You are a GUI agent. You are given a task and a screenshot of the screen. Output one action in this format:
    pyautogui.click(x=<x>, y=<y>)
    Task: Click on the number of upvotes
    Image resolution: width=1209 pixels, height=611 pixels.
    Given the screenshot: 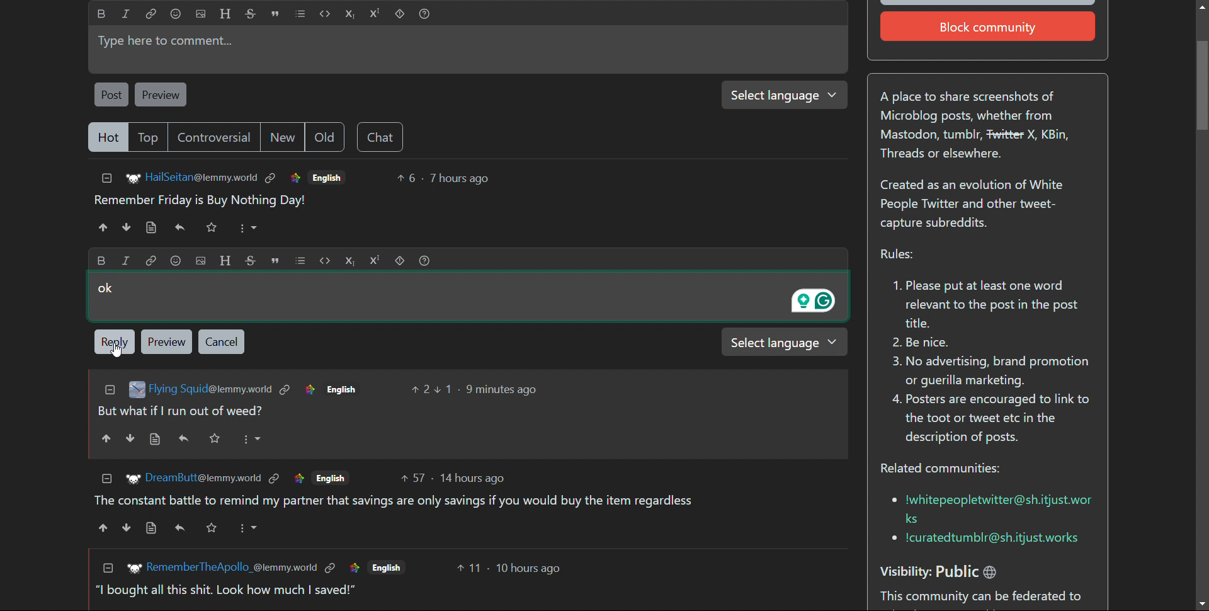 What is the action you would take?
    pyautogui.click(x=466, y=572)
    